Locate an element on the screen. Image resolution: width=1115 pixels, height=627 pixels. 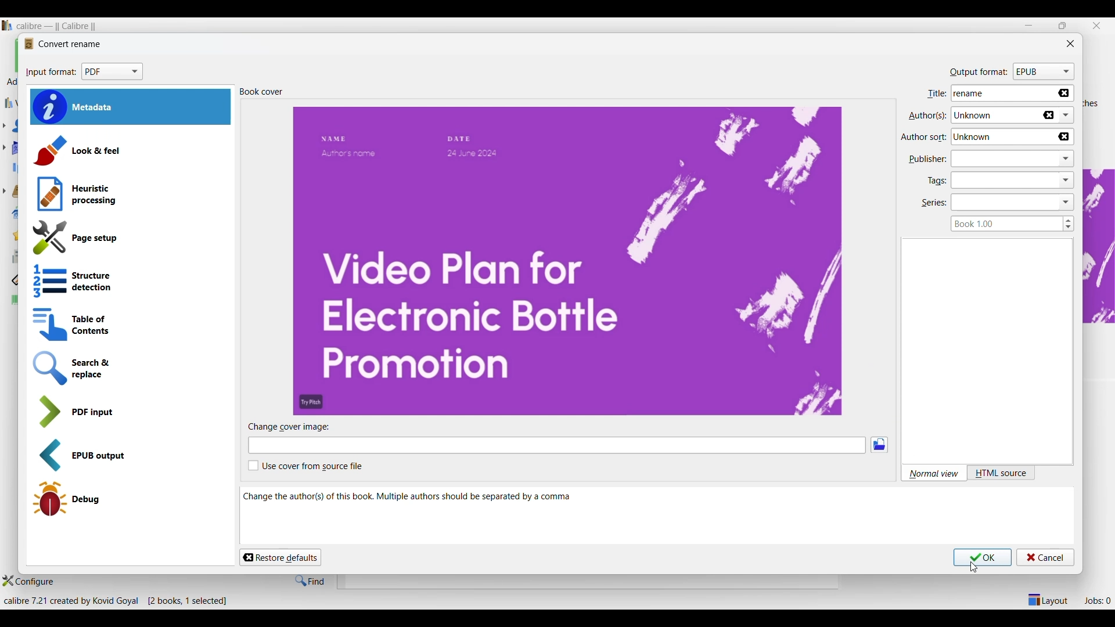
book cover is located at coordinates (263, 92).